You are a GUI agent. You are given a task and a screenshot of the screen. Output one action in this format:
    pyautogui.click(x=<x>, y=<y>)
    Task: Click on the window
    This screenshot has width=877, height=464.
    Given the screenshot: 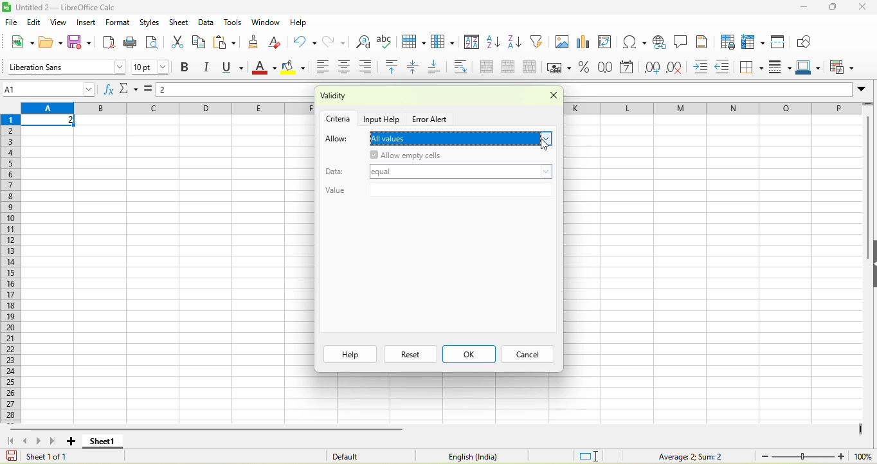 What is the action you would take?
    pyautogui.click(x=265, y=23)
    